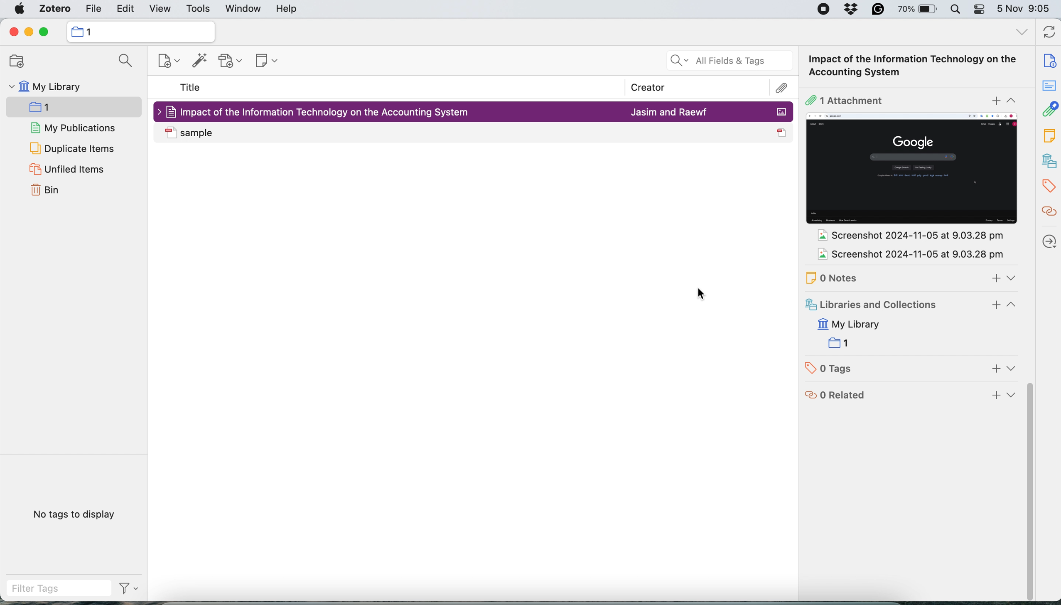  What do you see at coordinates (198, 10) in the screenshot?
I see `tools` at bounding box center [198, 10].